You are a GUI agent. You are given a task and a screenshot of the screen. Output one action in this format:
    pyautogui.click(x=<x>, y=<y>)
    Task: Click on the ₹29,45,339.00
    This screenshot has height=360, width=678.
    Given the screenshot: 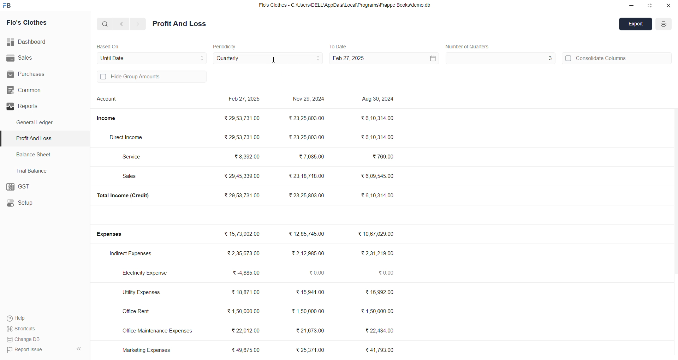 What is the action you would take?
    pyautogui.click(x=243, y=176)
    